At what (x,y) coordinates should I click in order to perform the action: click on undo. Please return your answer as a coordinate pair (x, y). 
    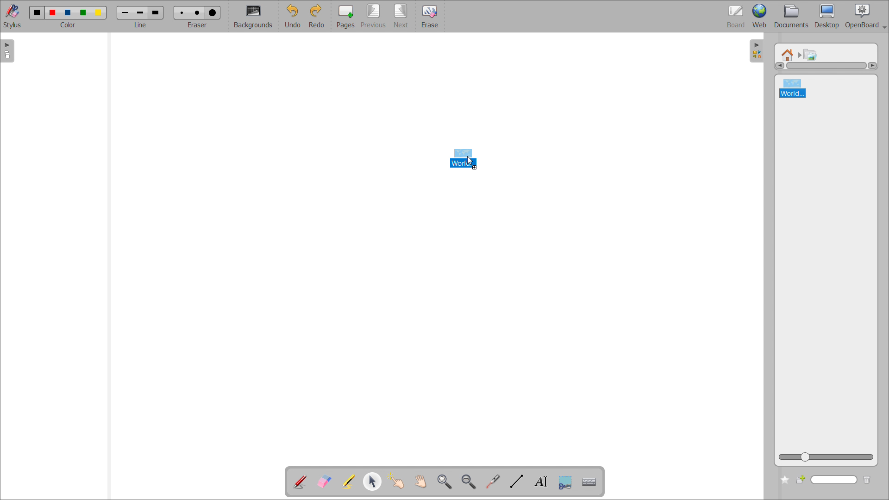
    Looking at the image, I should click on (292, 16).